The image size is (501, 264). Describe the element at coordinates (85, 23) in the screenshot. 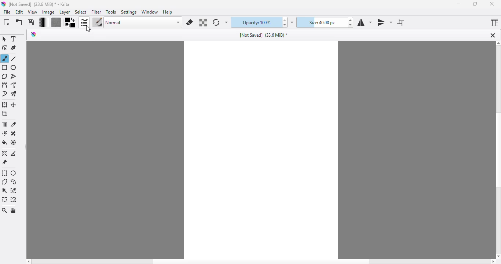

I see `edit brush settings` at that location.